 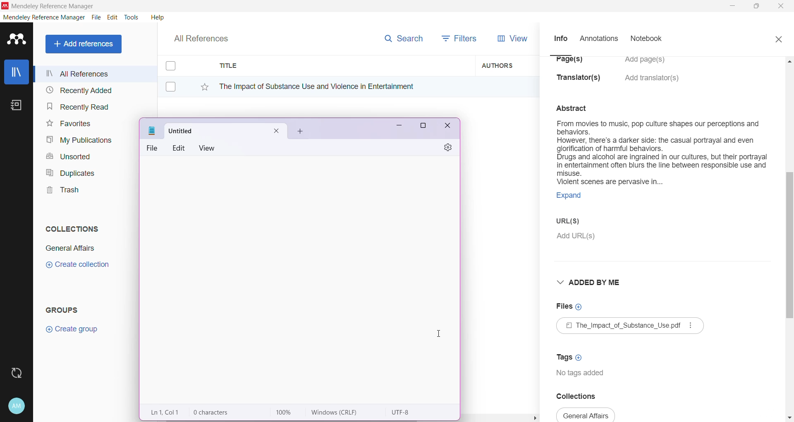 What do you see at coordinates (396, 128) in the screenshot?
I see `Minimize` at bounding box center [396, 128].